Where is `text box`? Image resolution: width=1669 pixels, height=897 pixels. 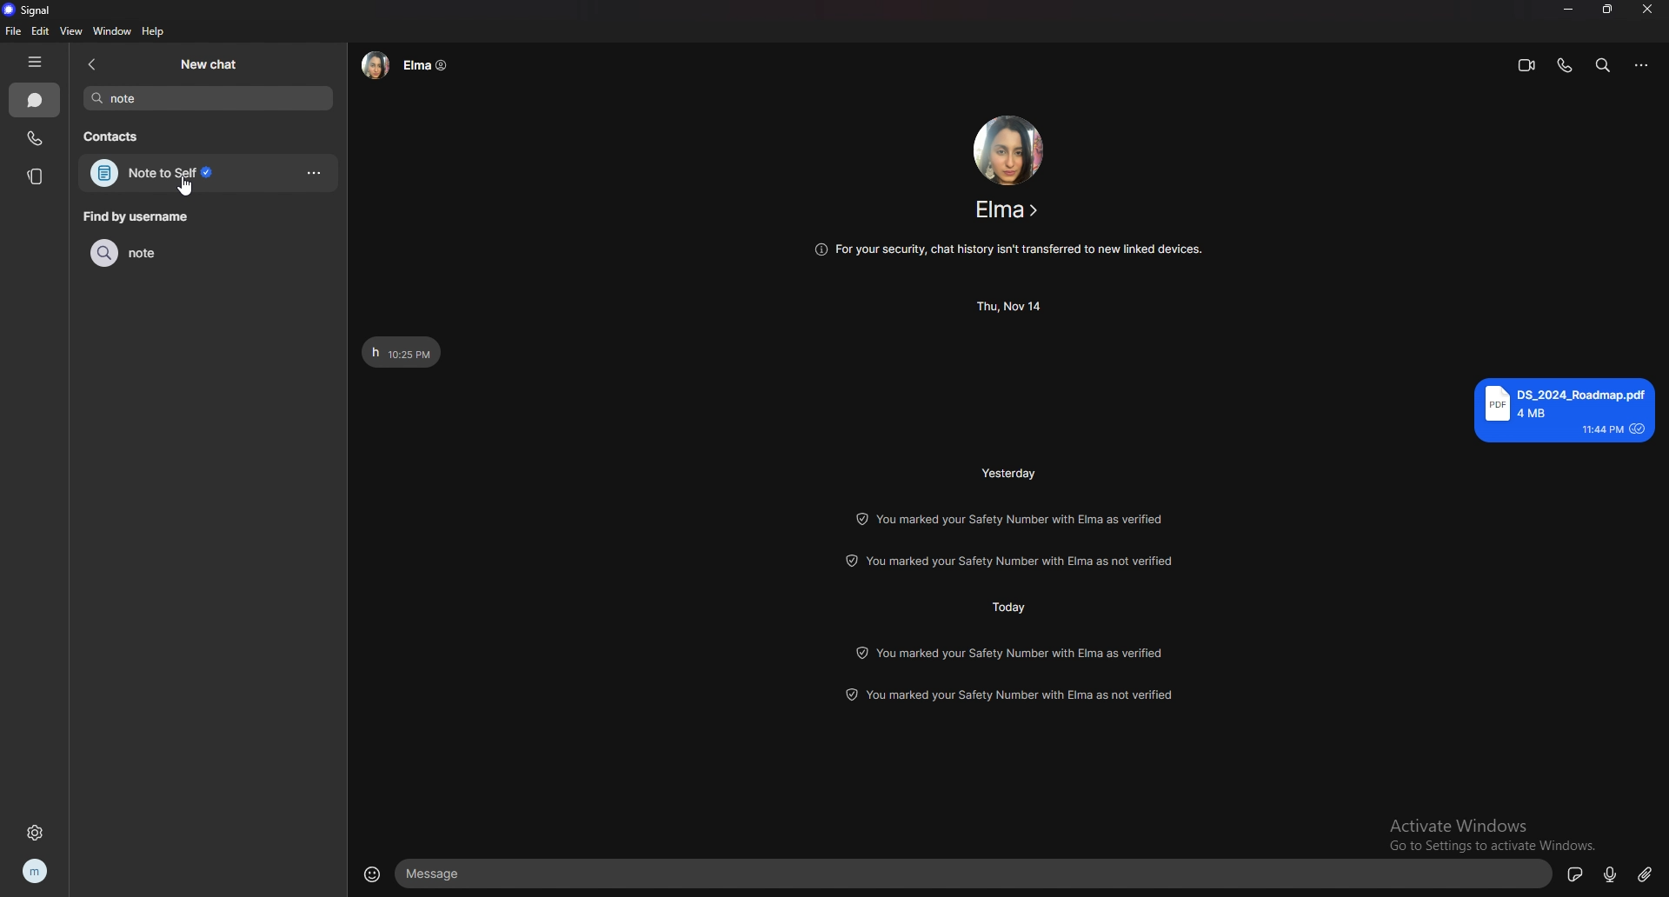
text box is located at coordinates (977, 874).